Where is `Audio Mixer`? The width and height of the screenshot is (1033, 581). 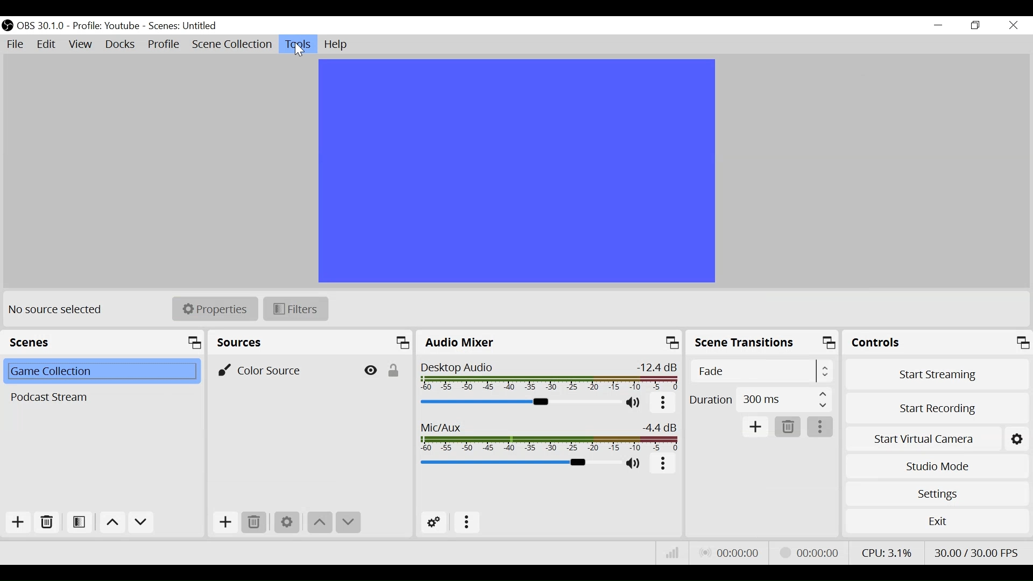 Audio Mixer is located at coordinates (550, 342).